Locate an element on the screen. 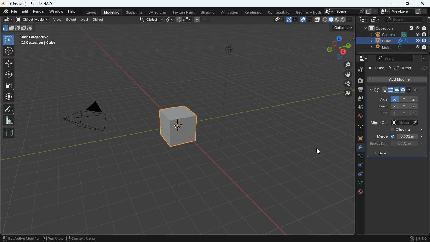  aim is located at coordinates (9, 51).